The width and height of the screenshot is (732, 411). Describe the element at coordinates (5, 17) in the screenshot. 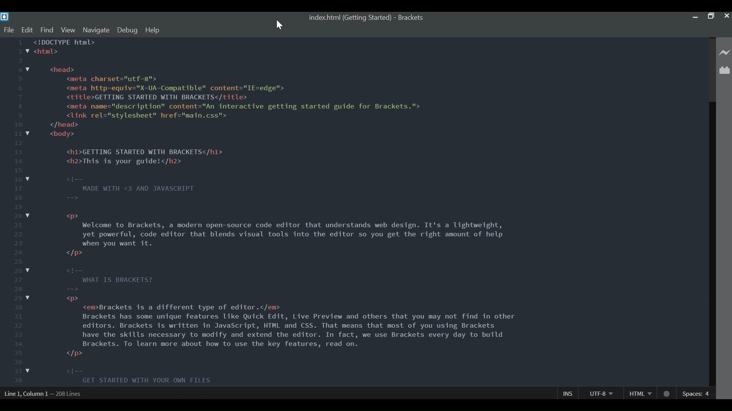

I see `Brackets Desktop icon` at that location.